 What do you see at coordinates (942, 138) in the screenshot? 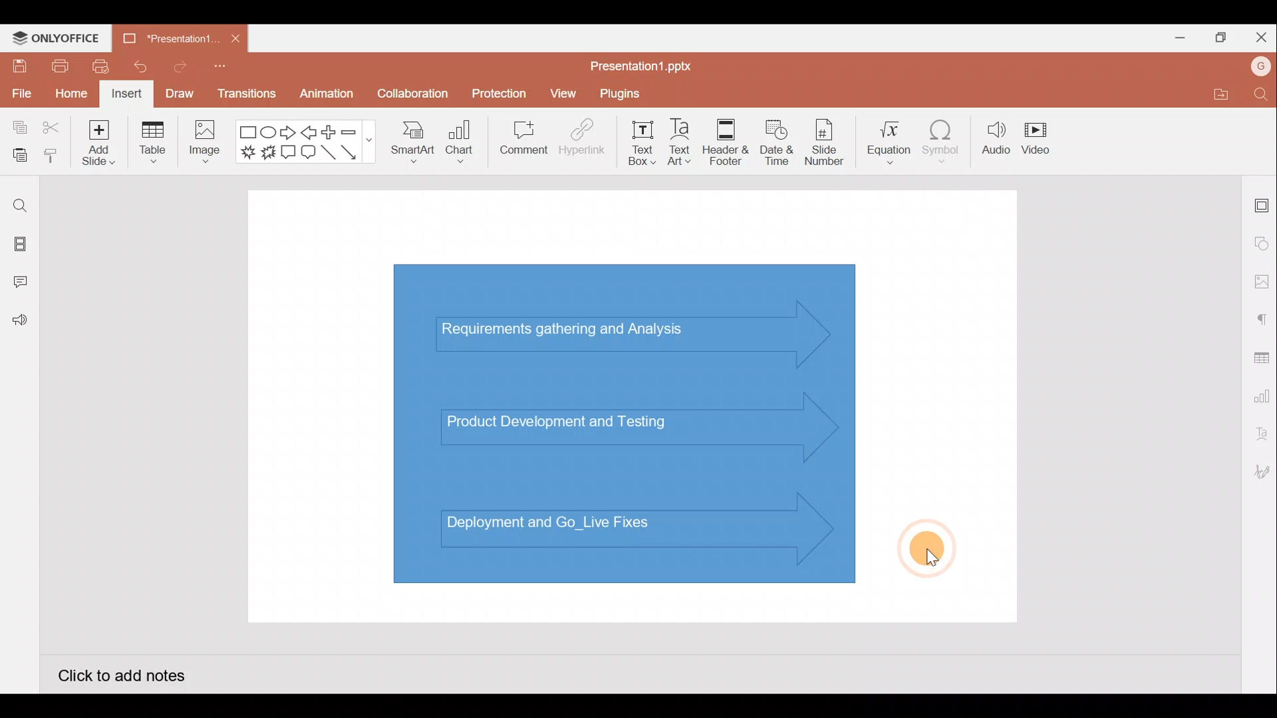
I see `Symbol` at bounding box center [942, 138].